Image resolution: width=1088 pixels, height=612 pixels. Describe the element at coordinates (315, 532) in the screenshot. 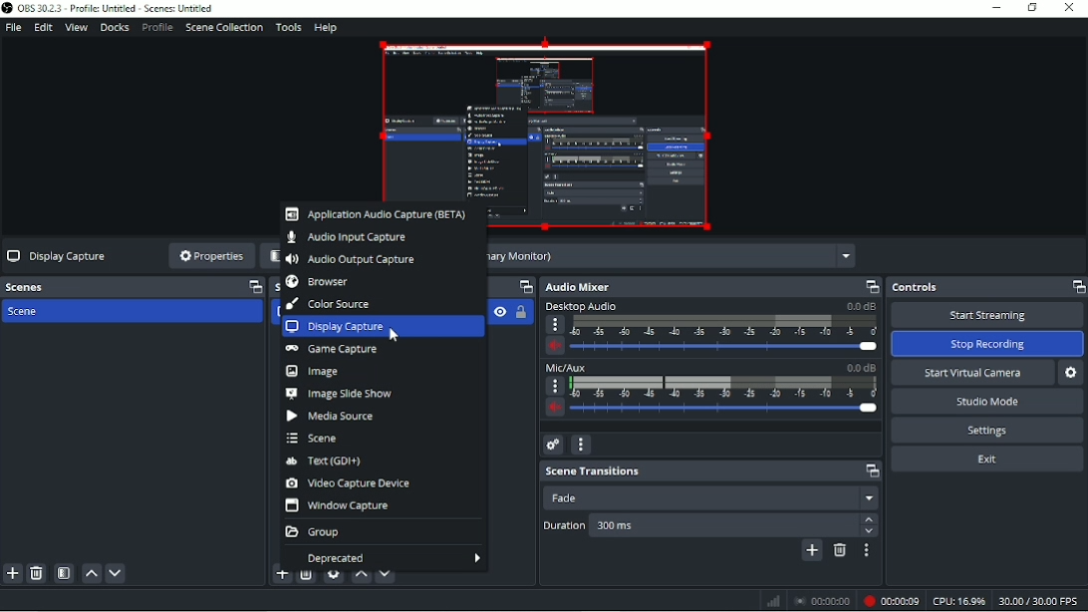

I see `Group` at that location.